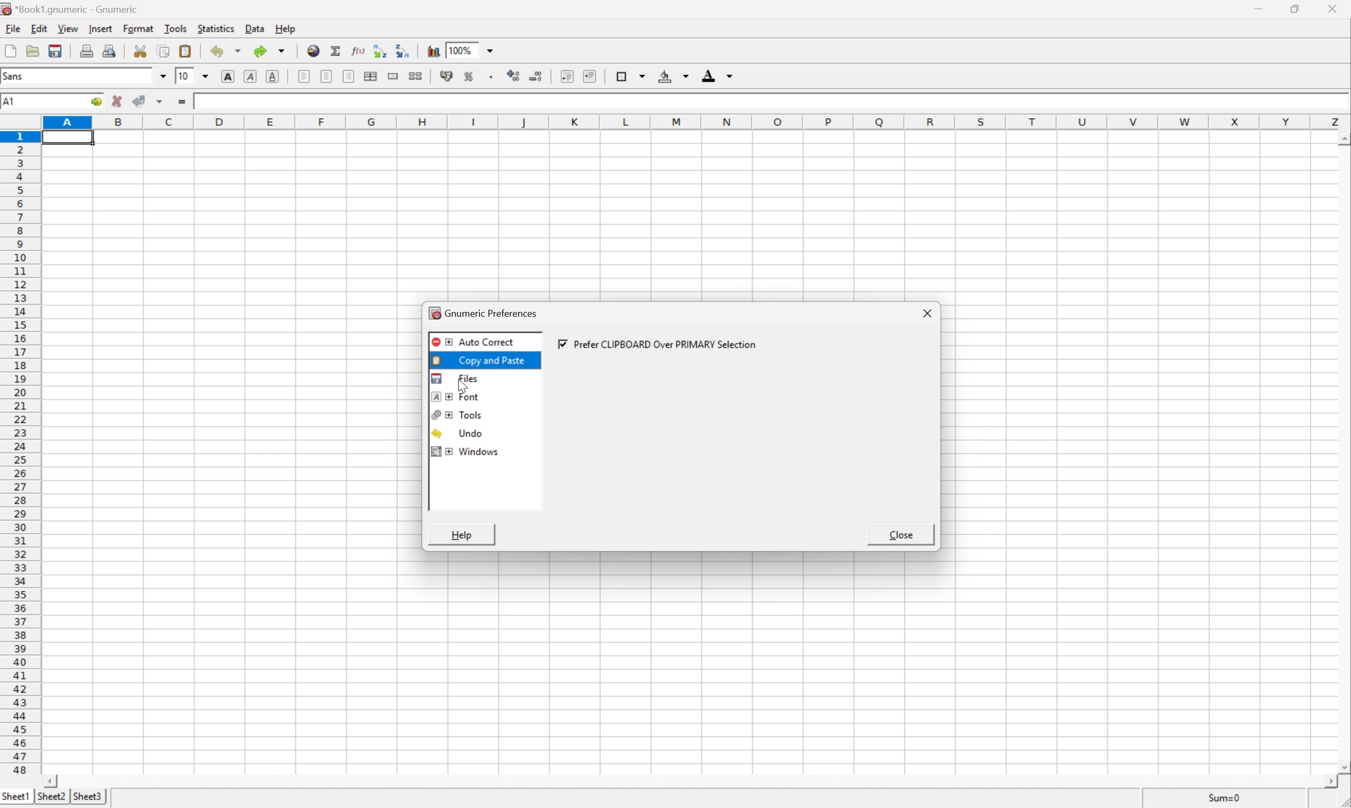  I want to click on center horizontally, so click(328, 76).